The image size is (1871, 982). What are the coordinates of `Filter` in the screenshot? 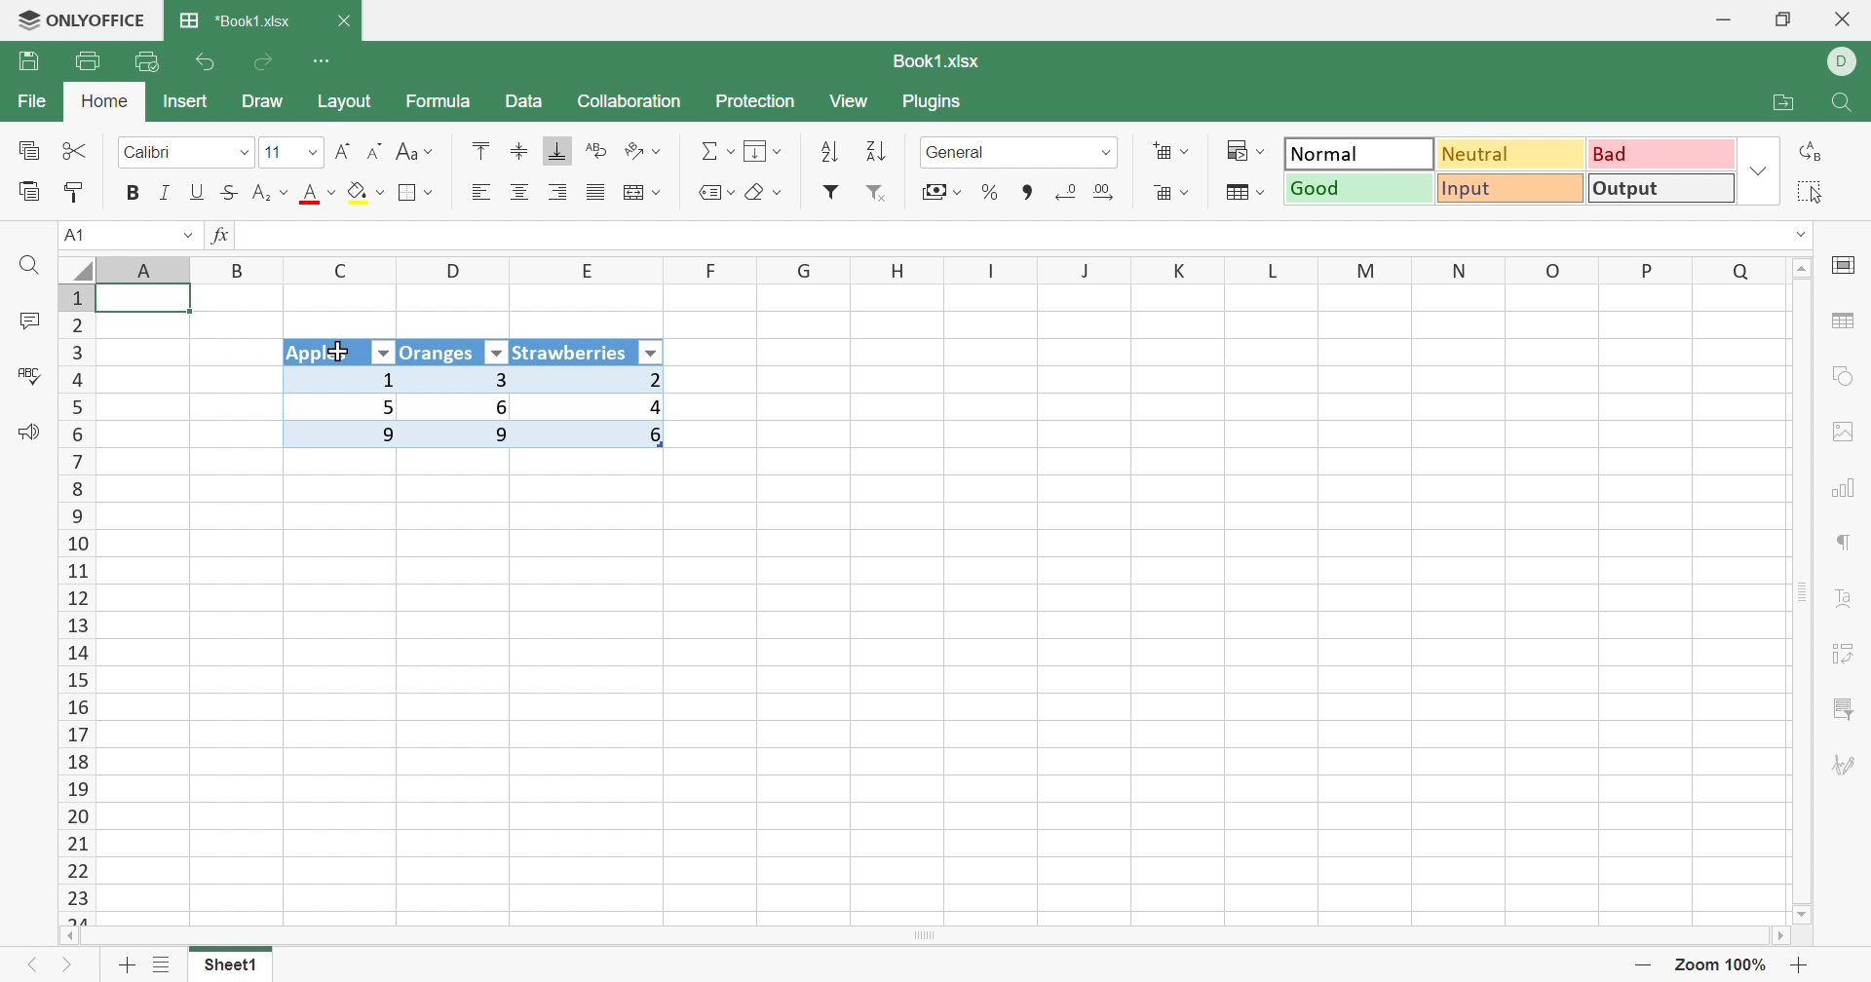 It's located at (831, 192).